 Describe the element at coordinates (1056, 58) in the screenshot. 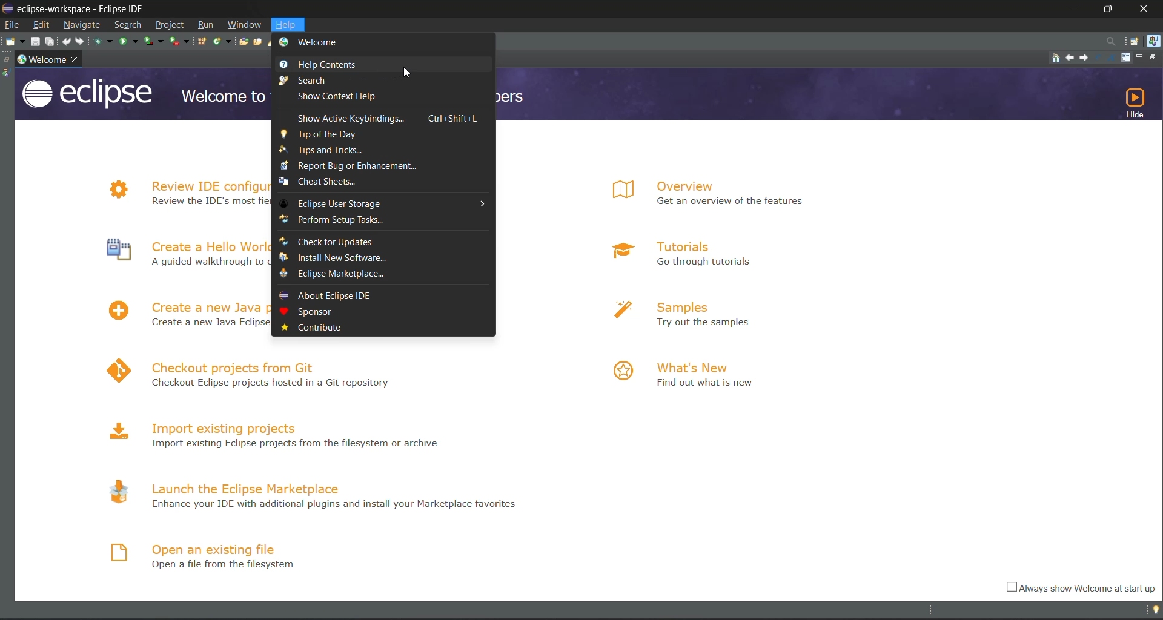

I see `home` at that location.